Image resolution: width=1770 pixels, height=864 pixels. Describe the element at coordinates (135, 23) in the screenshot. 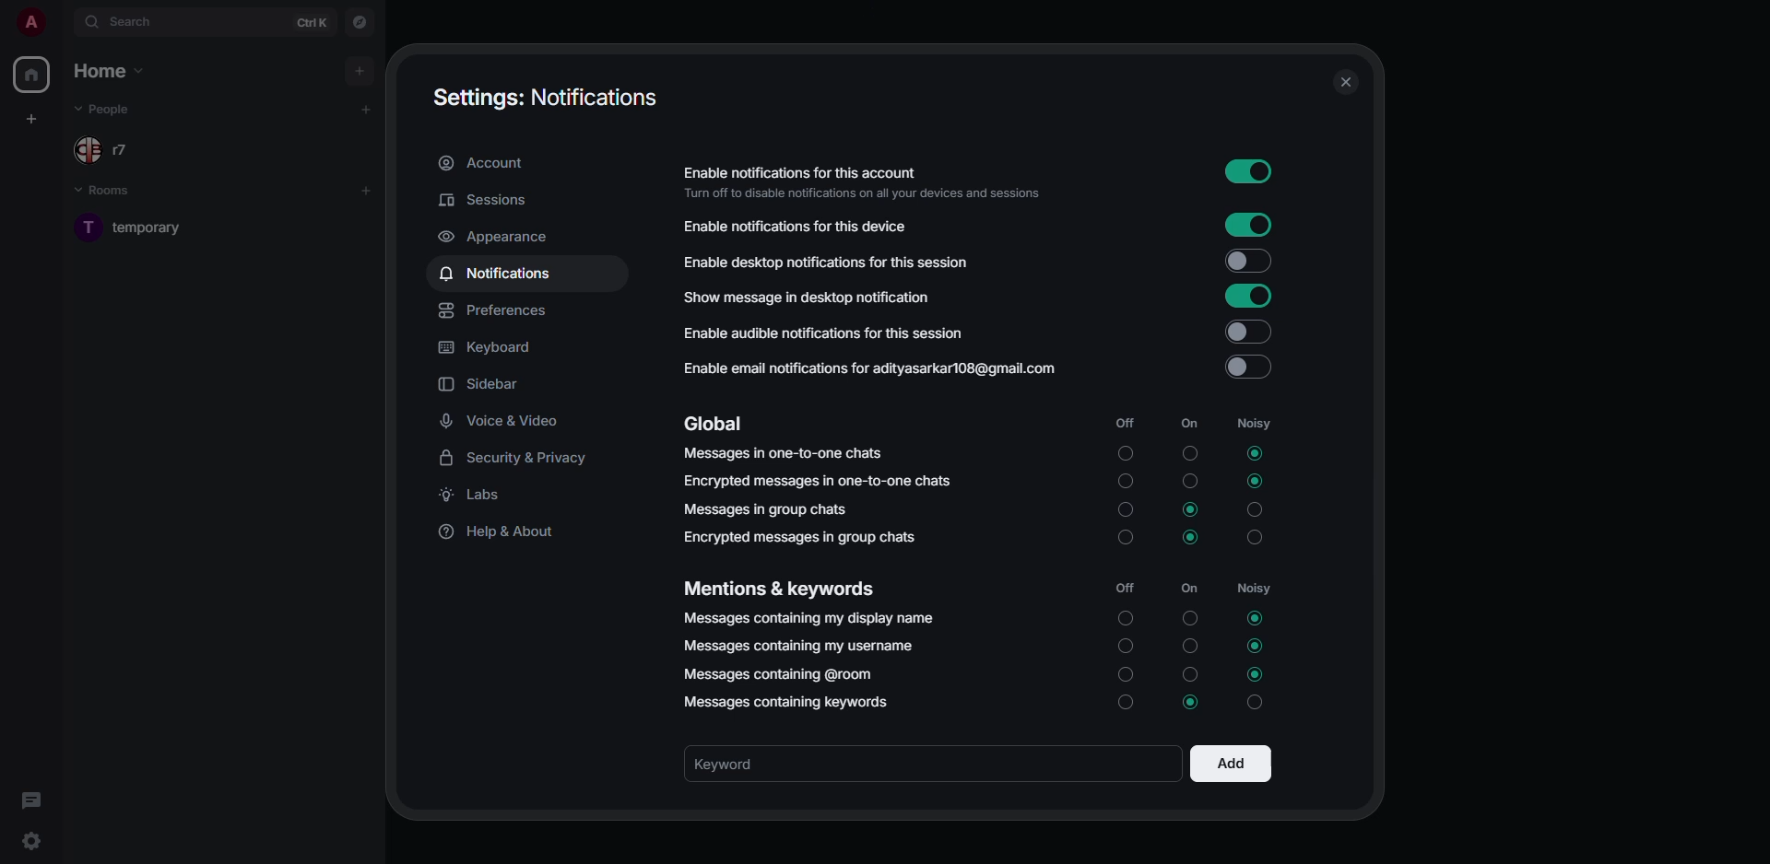

I see `search` at that location.